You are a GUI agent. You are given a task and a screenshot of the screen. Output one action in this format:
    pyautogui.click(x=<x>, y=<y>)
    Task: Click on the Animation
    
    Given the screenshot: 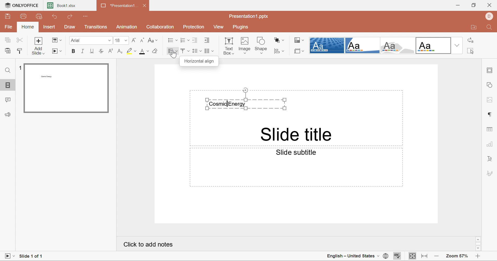 What is the action you would take?
    pyautogui.click(x=127, y=27)
    